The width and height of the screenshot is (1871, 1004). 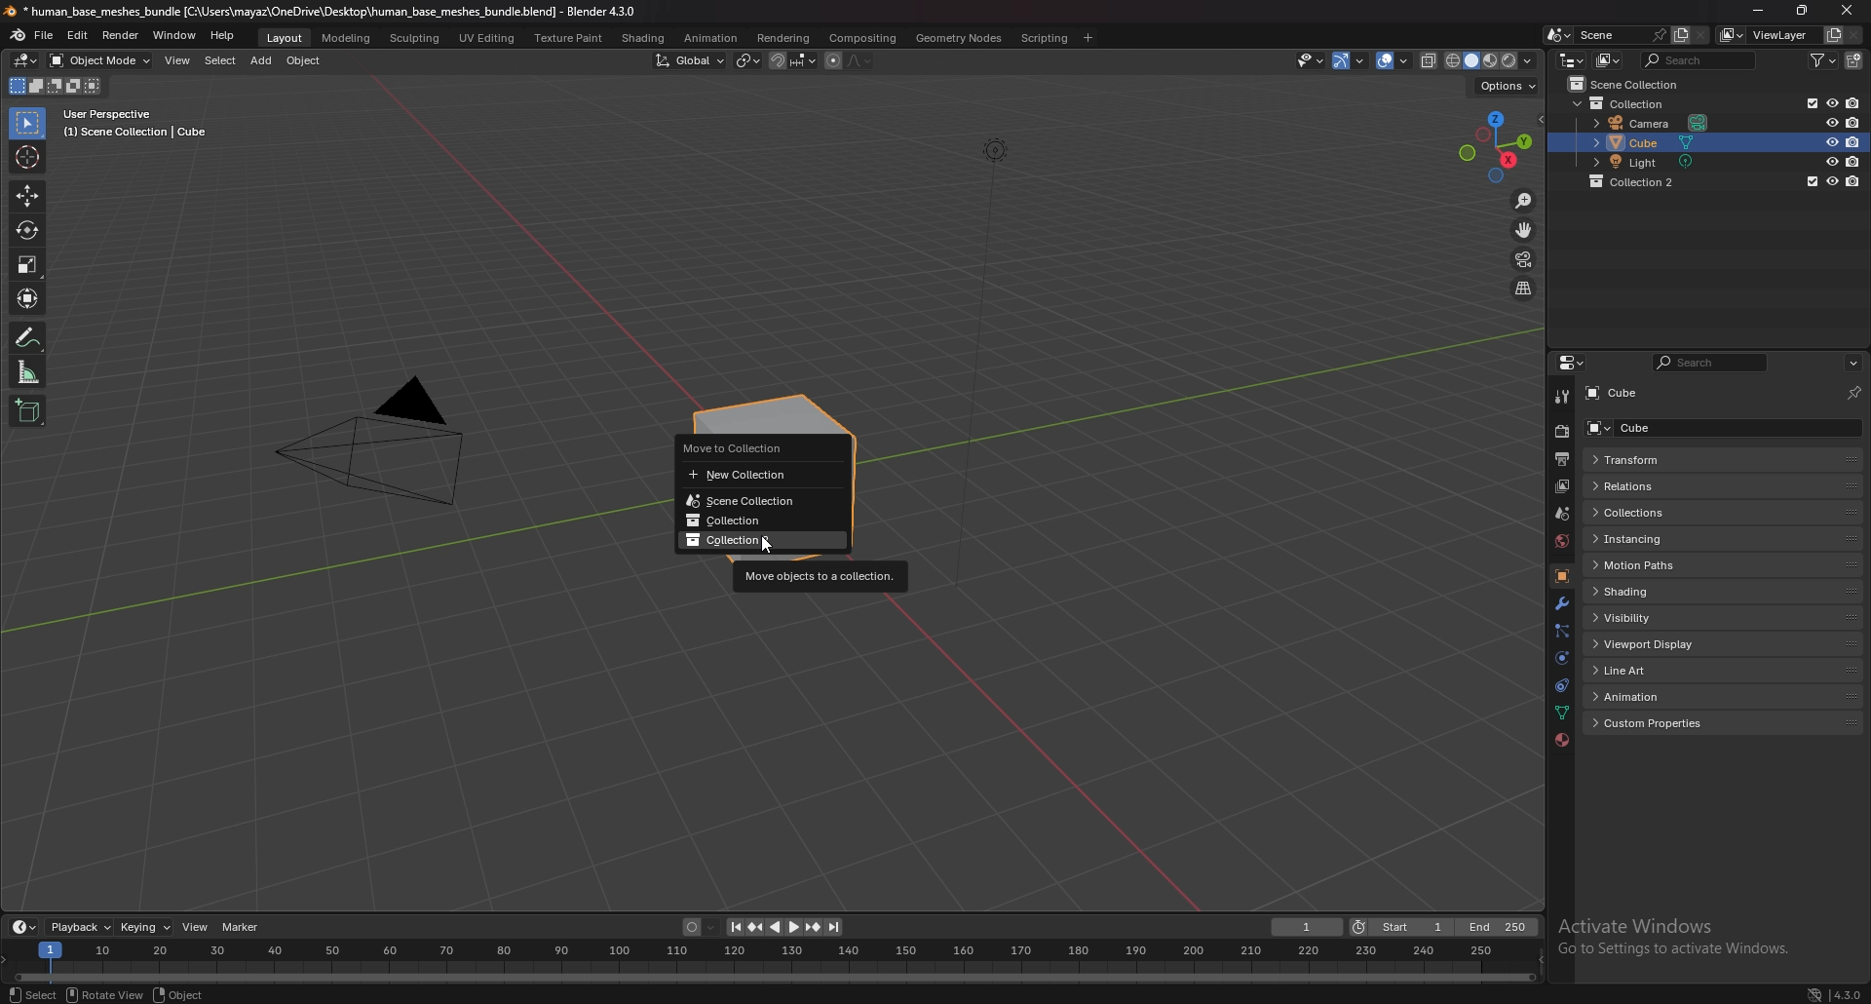 I want to click on exclude in viewport, so click(x=1810, y=102).